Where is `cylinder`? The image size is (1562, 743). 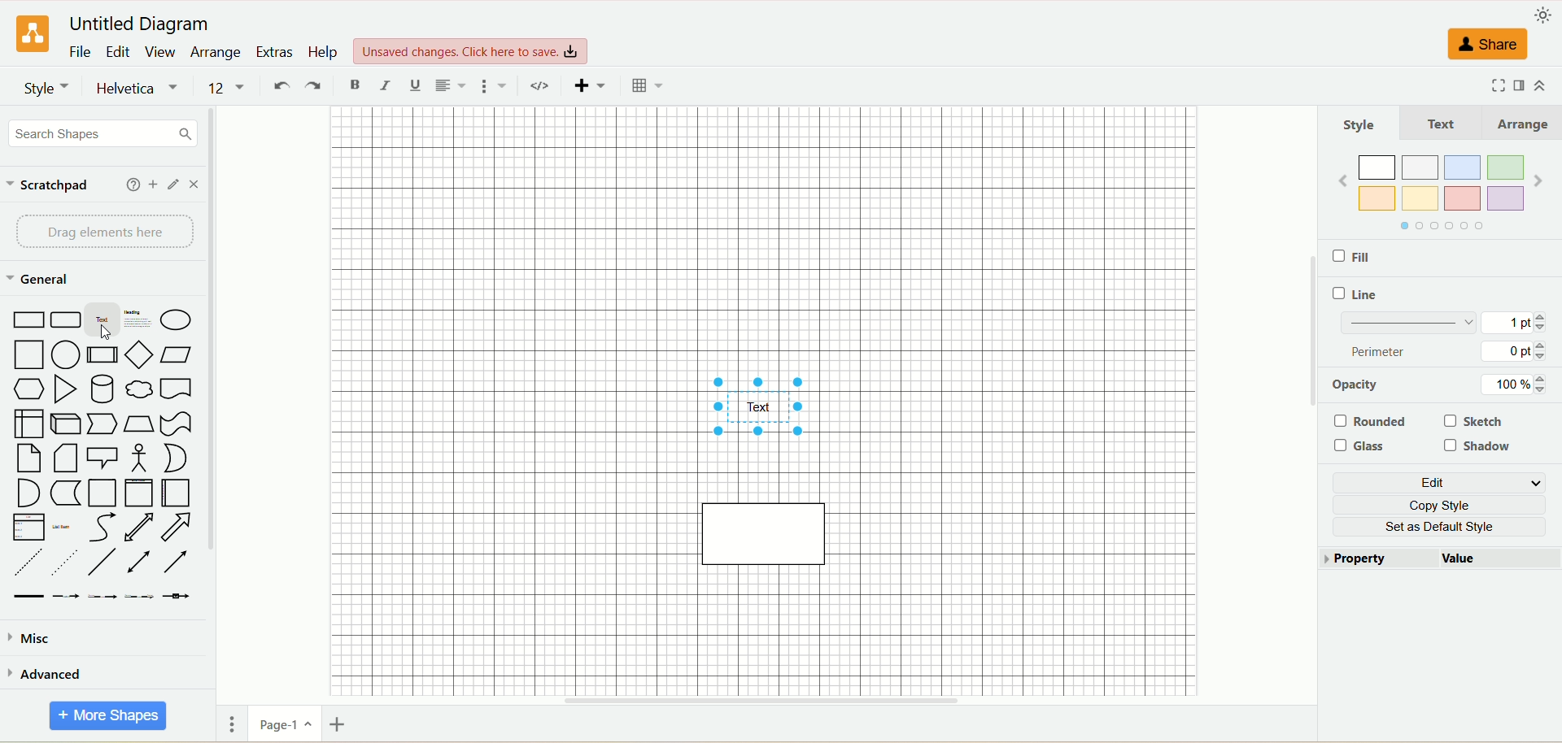 cylinder is located at coordinates (101, 388).